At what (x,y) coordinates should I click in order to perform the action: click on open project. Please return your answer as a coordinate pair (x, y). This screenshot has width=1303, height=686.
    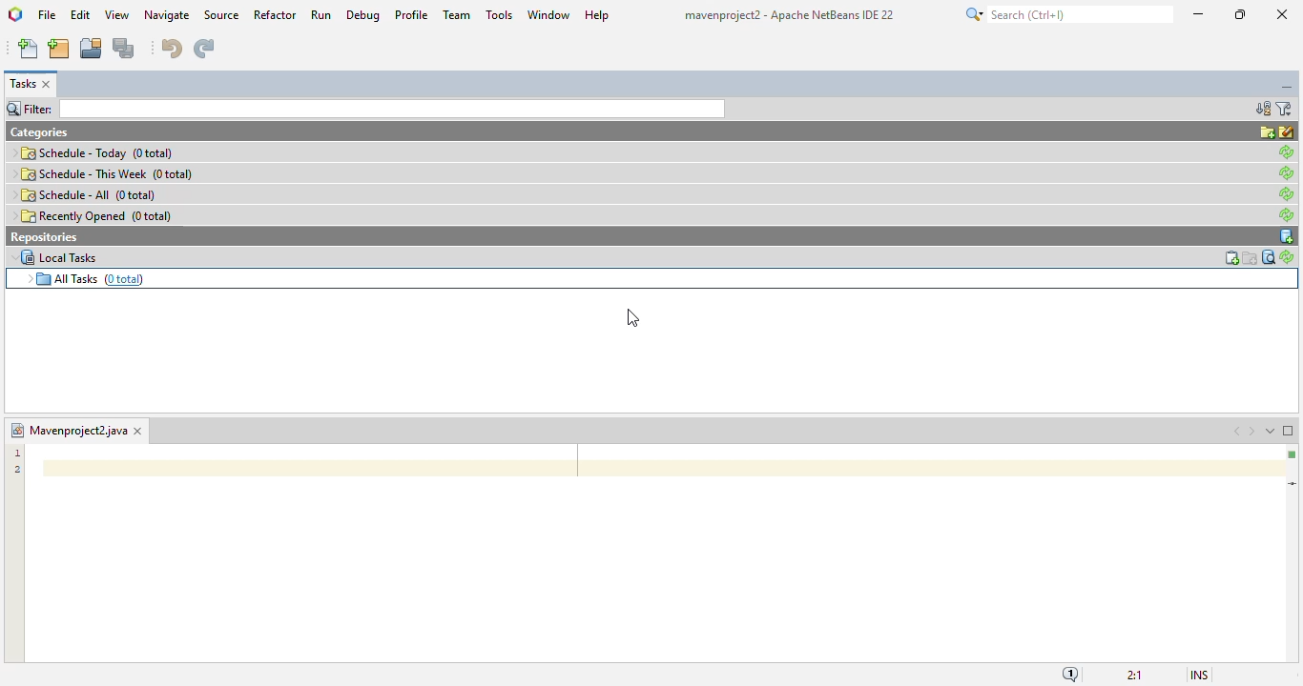
    Looking at the image, I should click on (91, 49).